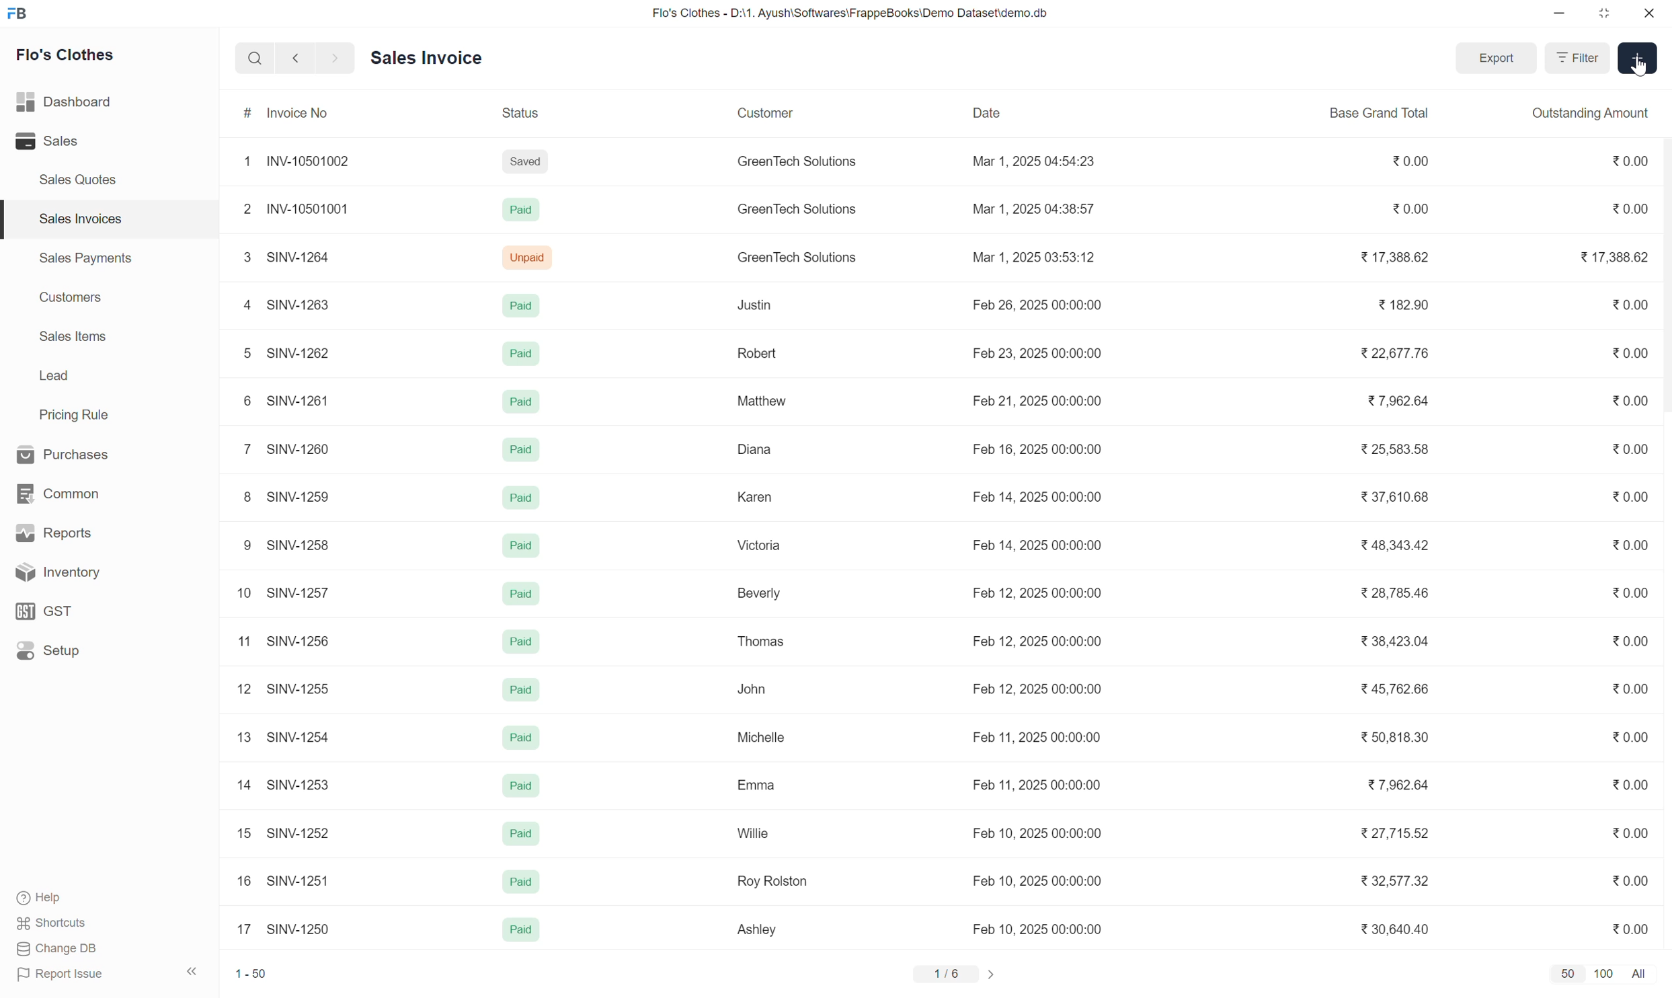 The height and width of the screenshot is (998, 1672). I want to click on Saved, so click(533, 166).